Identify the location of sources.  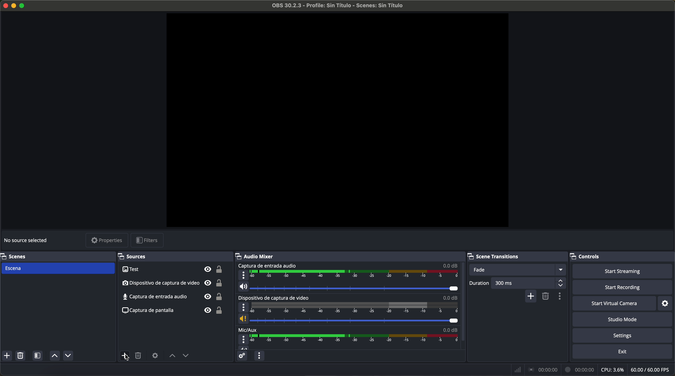
(136, 256).